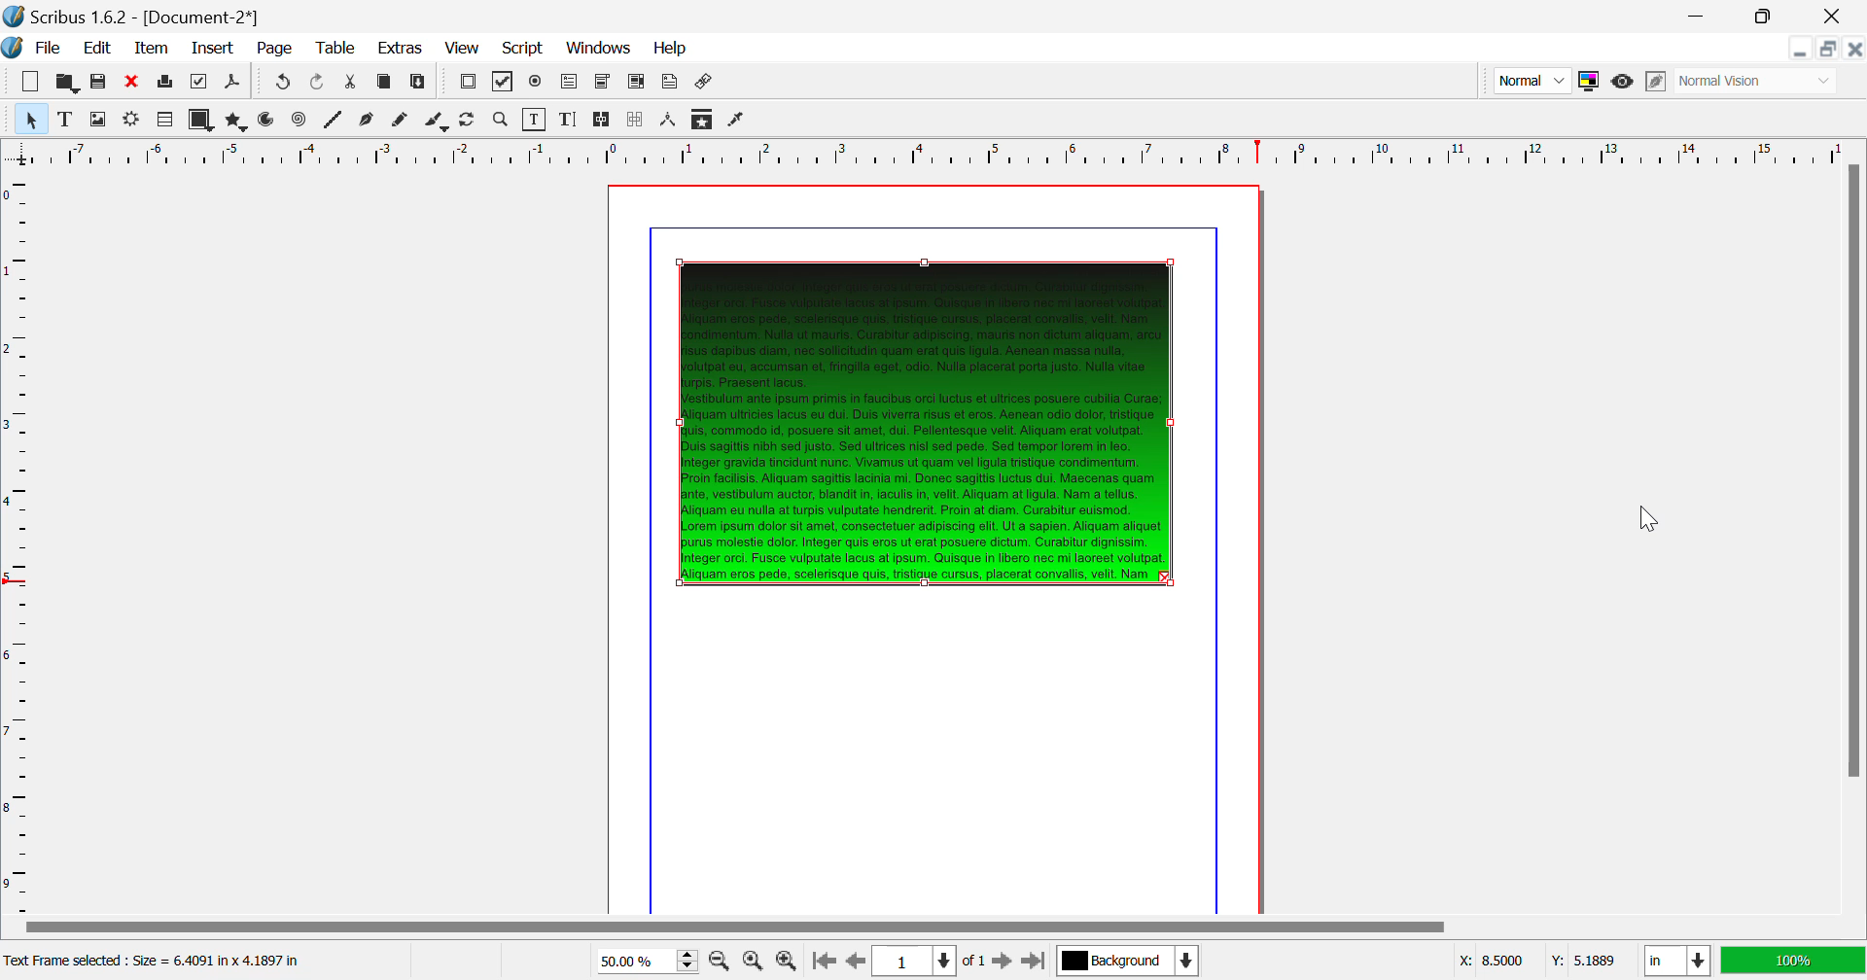  I want to click on Save as PDF, so click(233, 84).